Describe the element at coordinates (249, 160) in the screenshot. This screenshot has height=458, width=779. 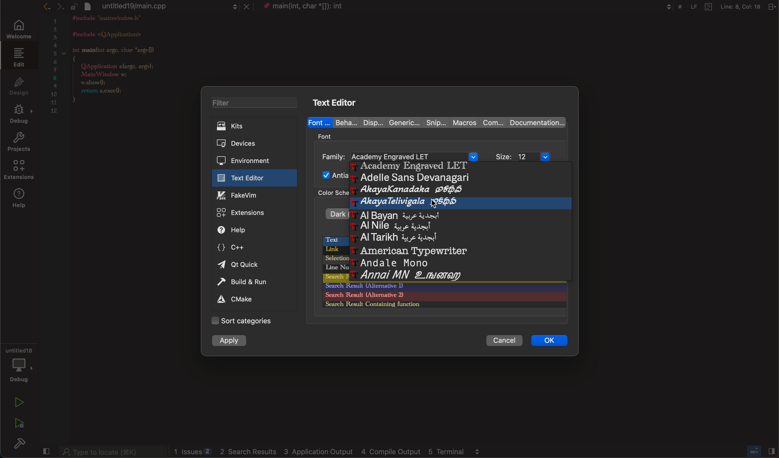
I see `environment` at that location.